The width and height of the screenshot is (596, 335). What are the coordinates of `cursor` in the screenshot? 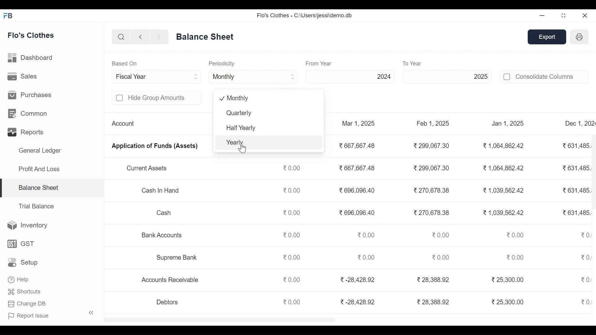 It's located at (243, 148).